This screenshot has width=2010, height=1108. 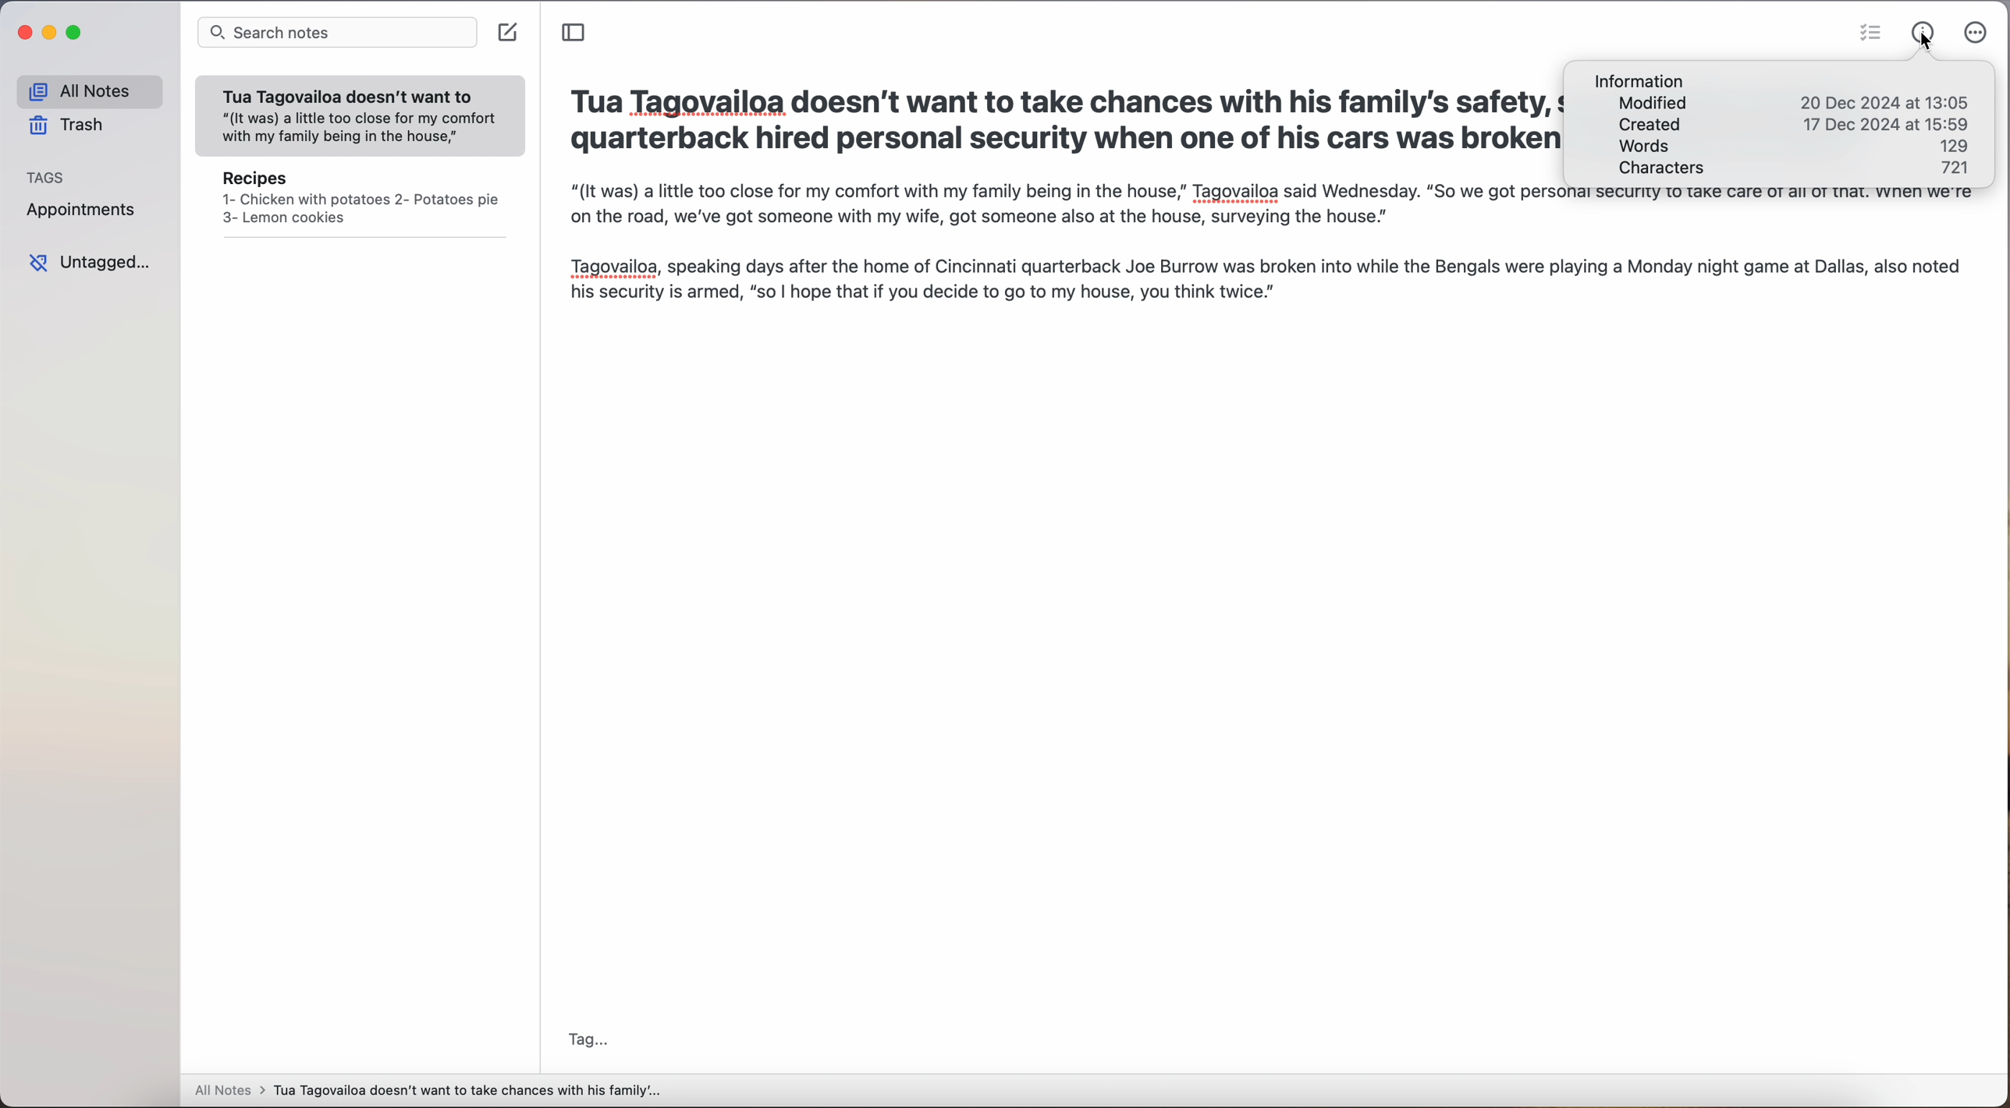 I want to click on more options, so click(x=1971, y=34).